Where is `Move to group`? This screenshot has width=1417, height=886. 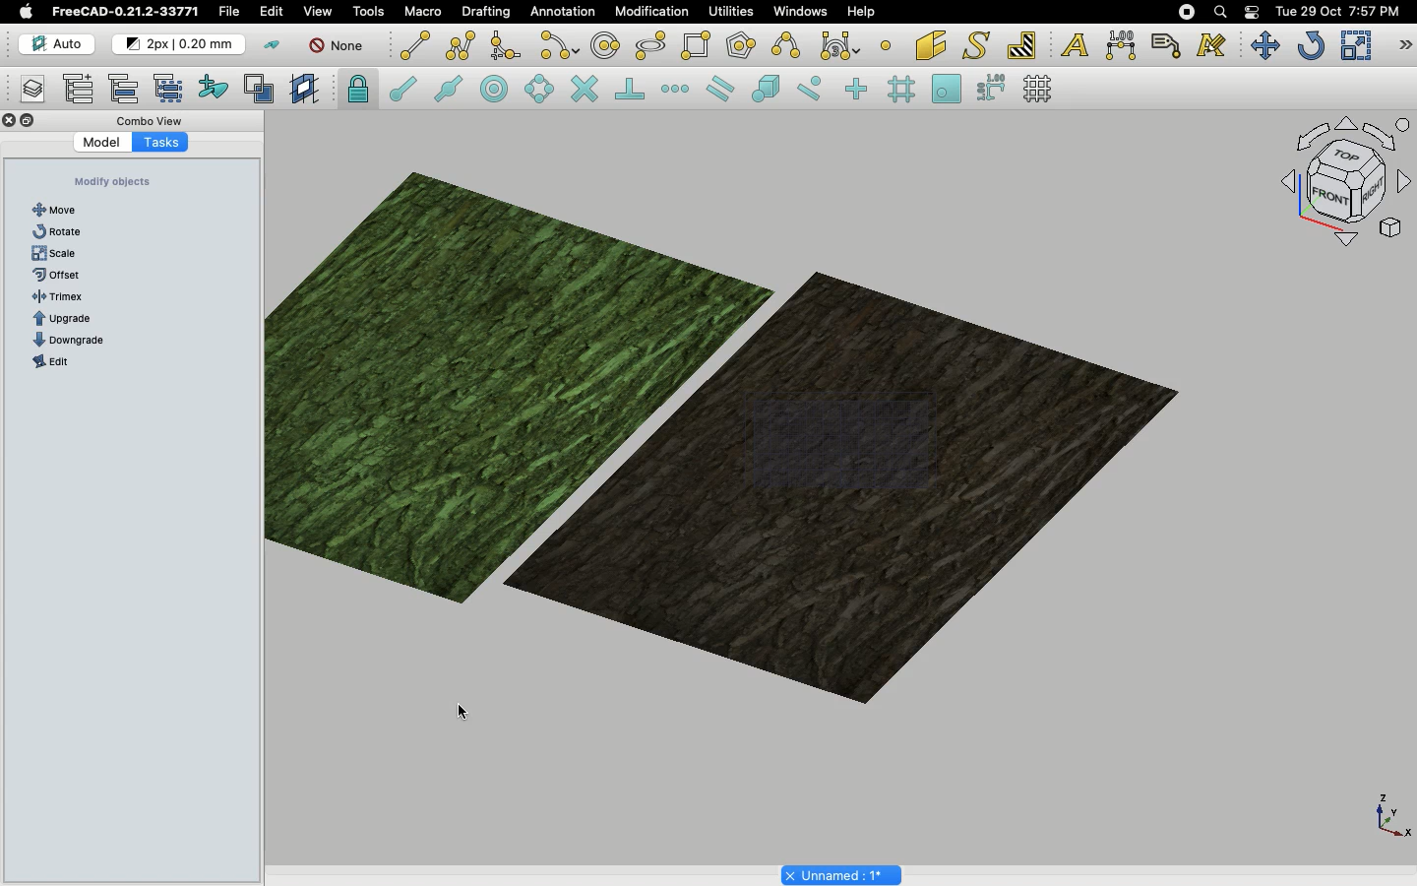
Move to group is located at coordinates (127, 89).